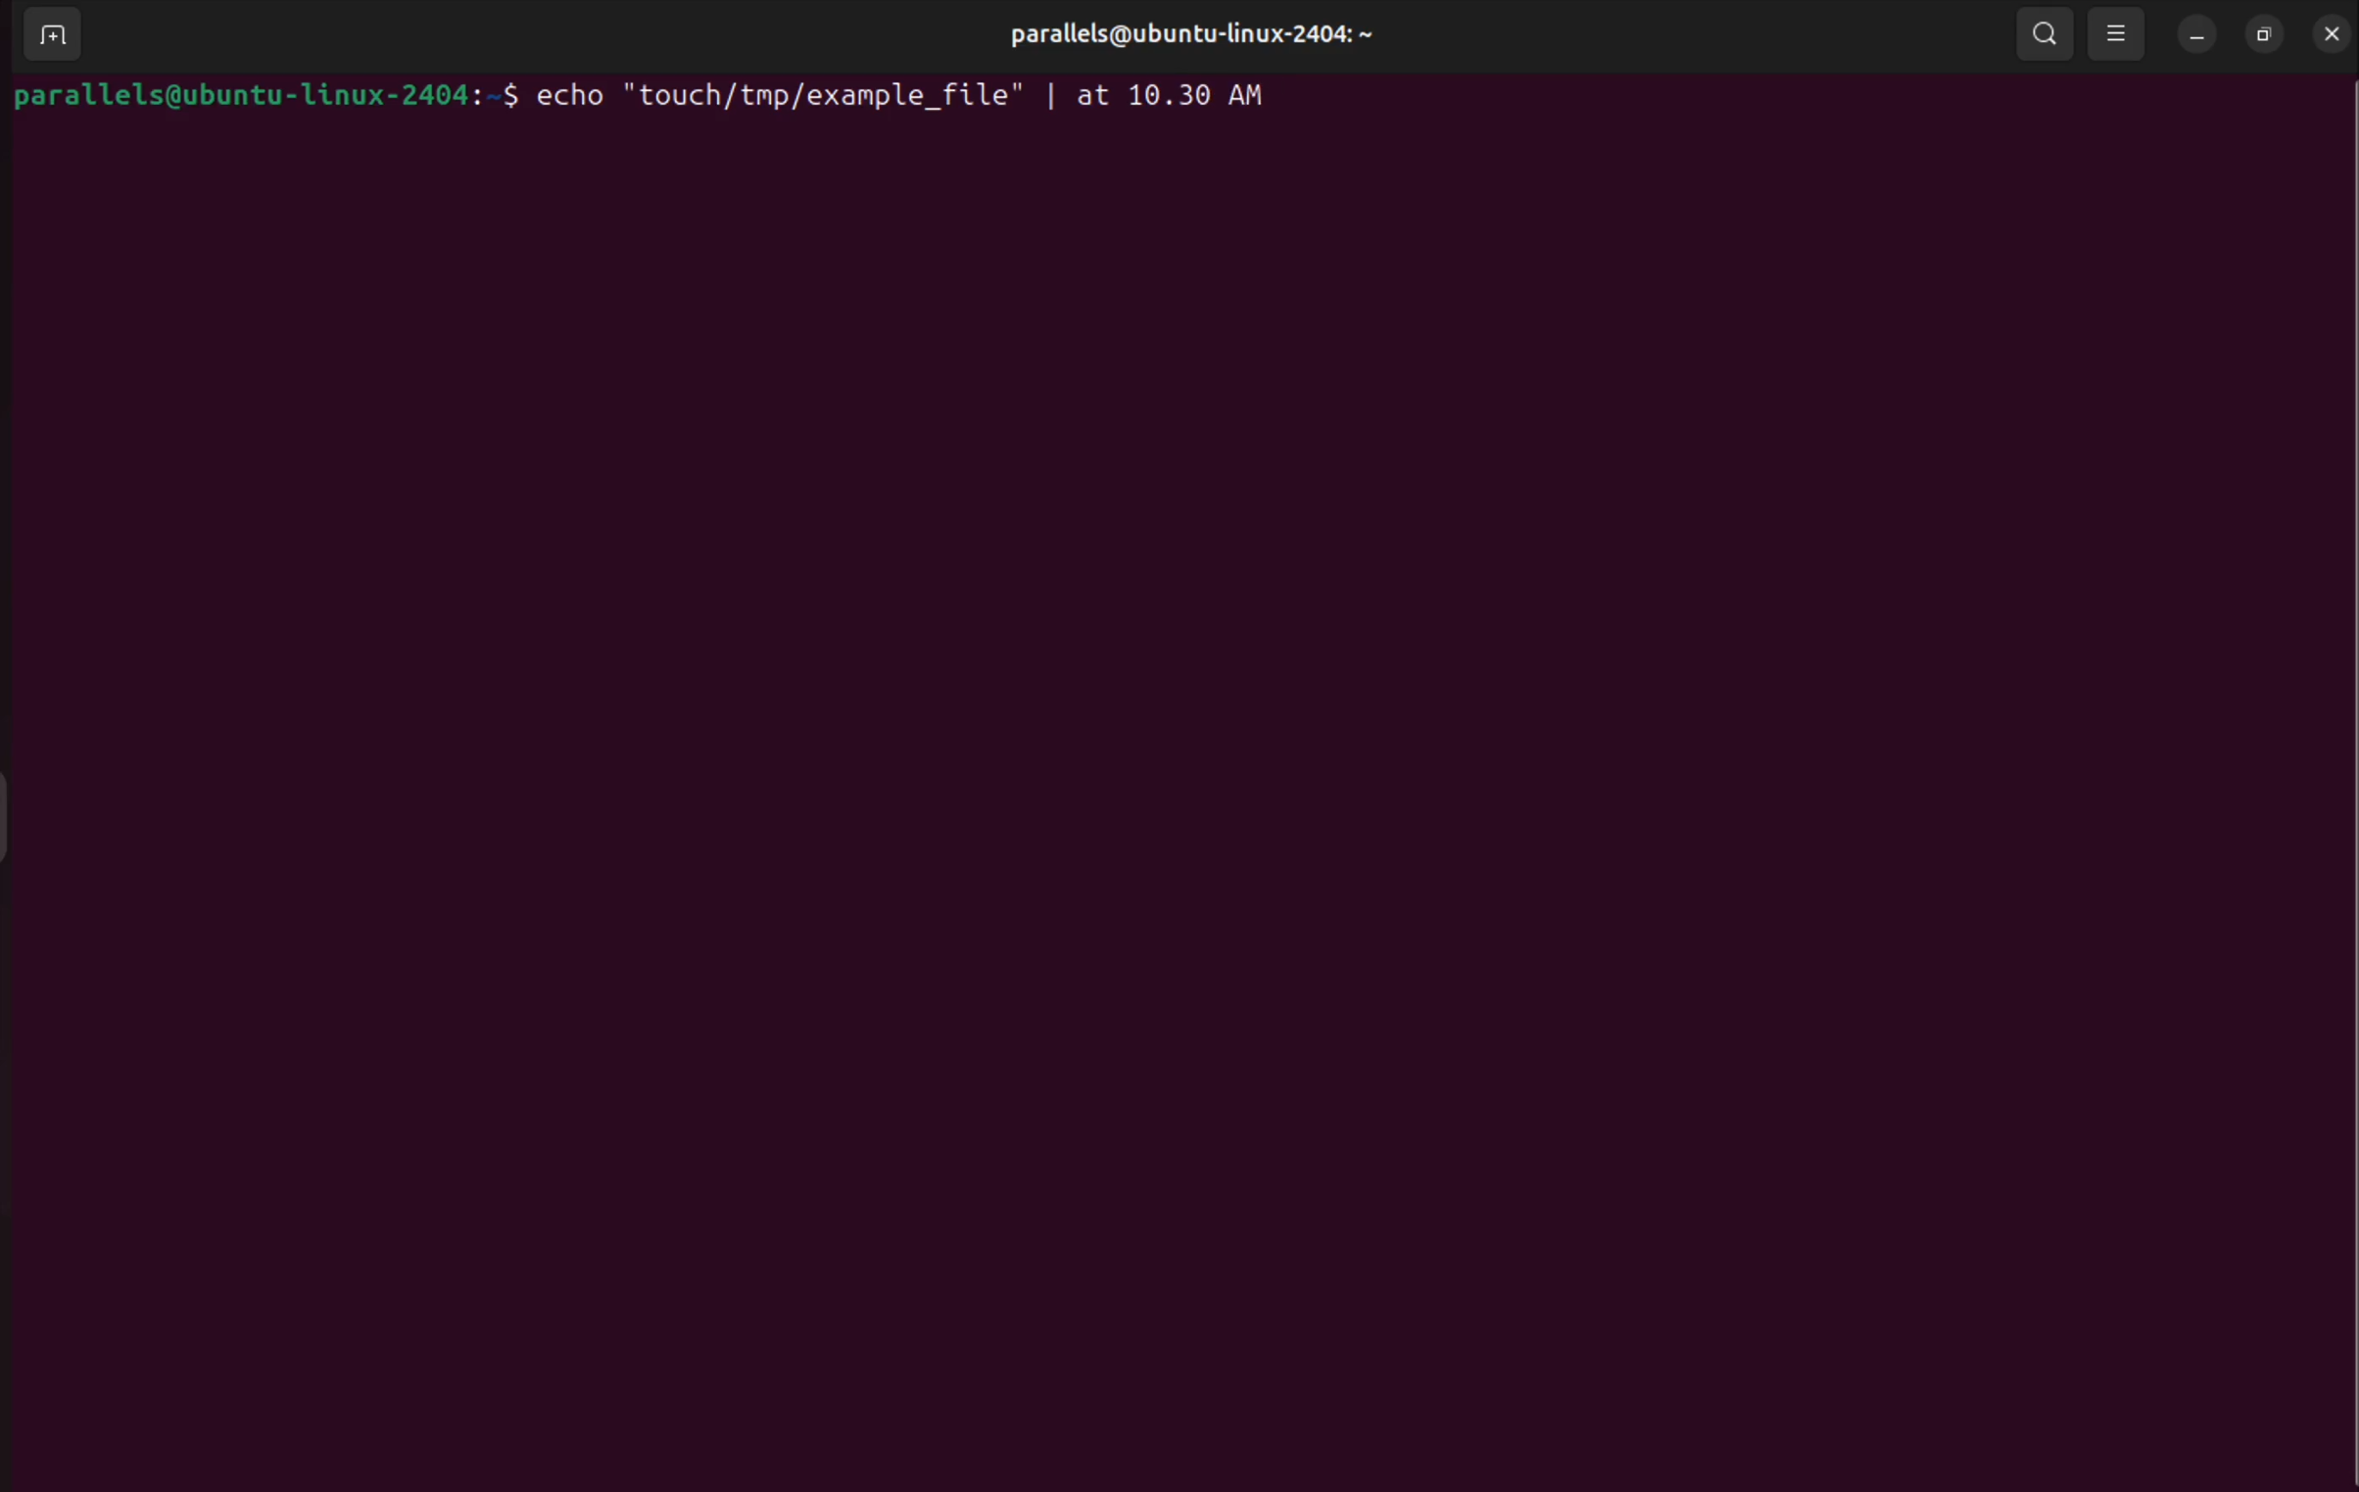 This screenshot has height=1492, width=2359. Describe the element at coordinates (2198, 37) in the screenshot. I see `minimize` at that location.